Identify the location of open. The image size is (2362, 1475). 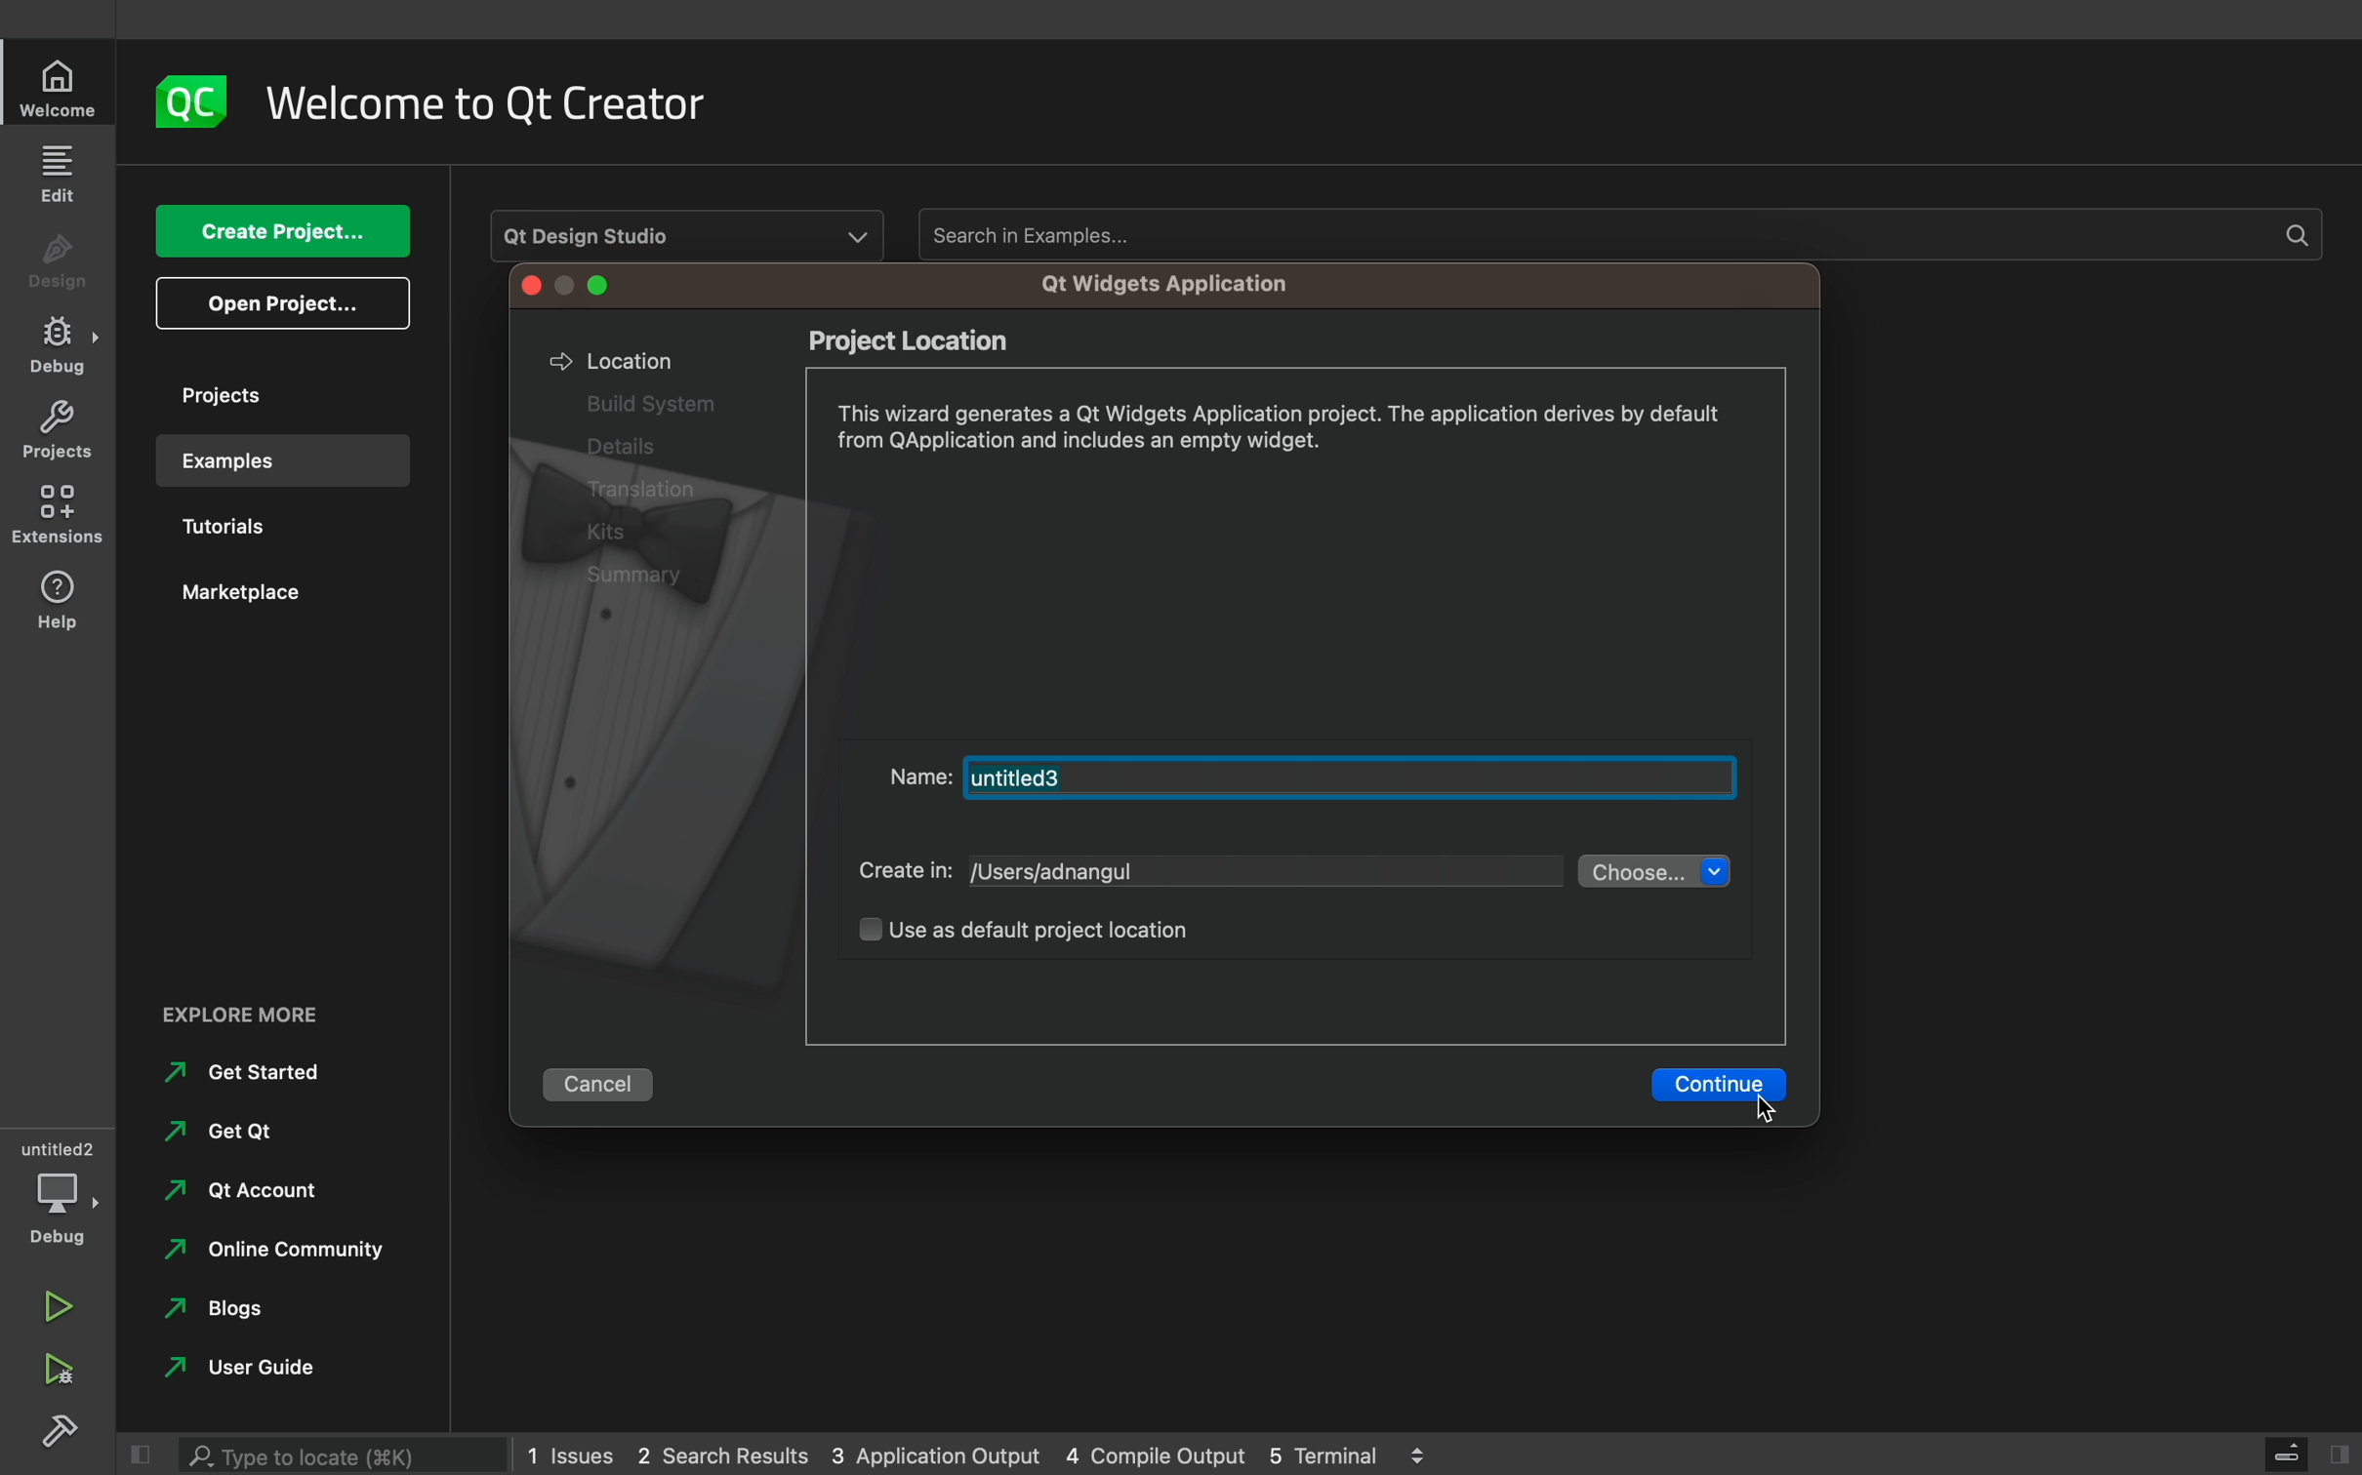
(283, 303).